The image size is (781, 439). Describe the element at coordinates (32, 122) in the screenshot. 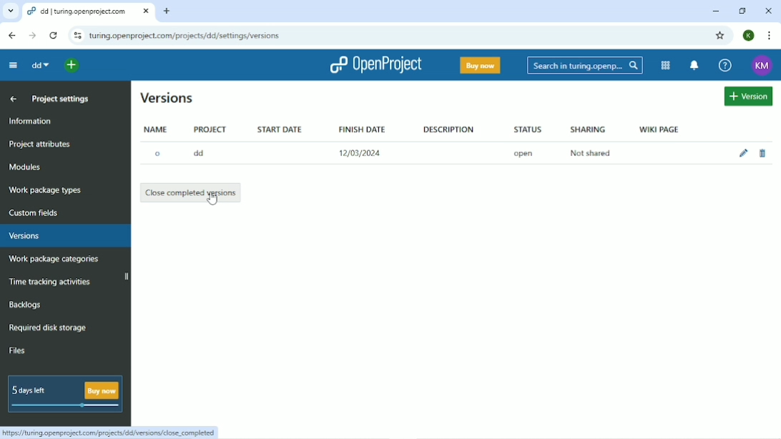

I see `Information` at that location.